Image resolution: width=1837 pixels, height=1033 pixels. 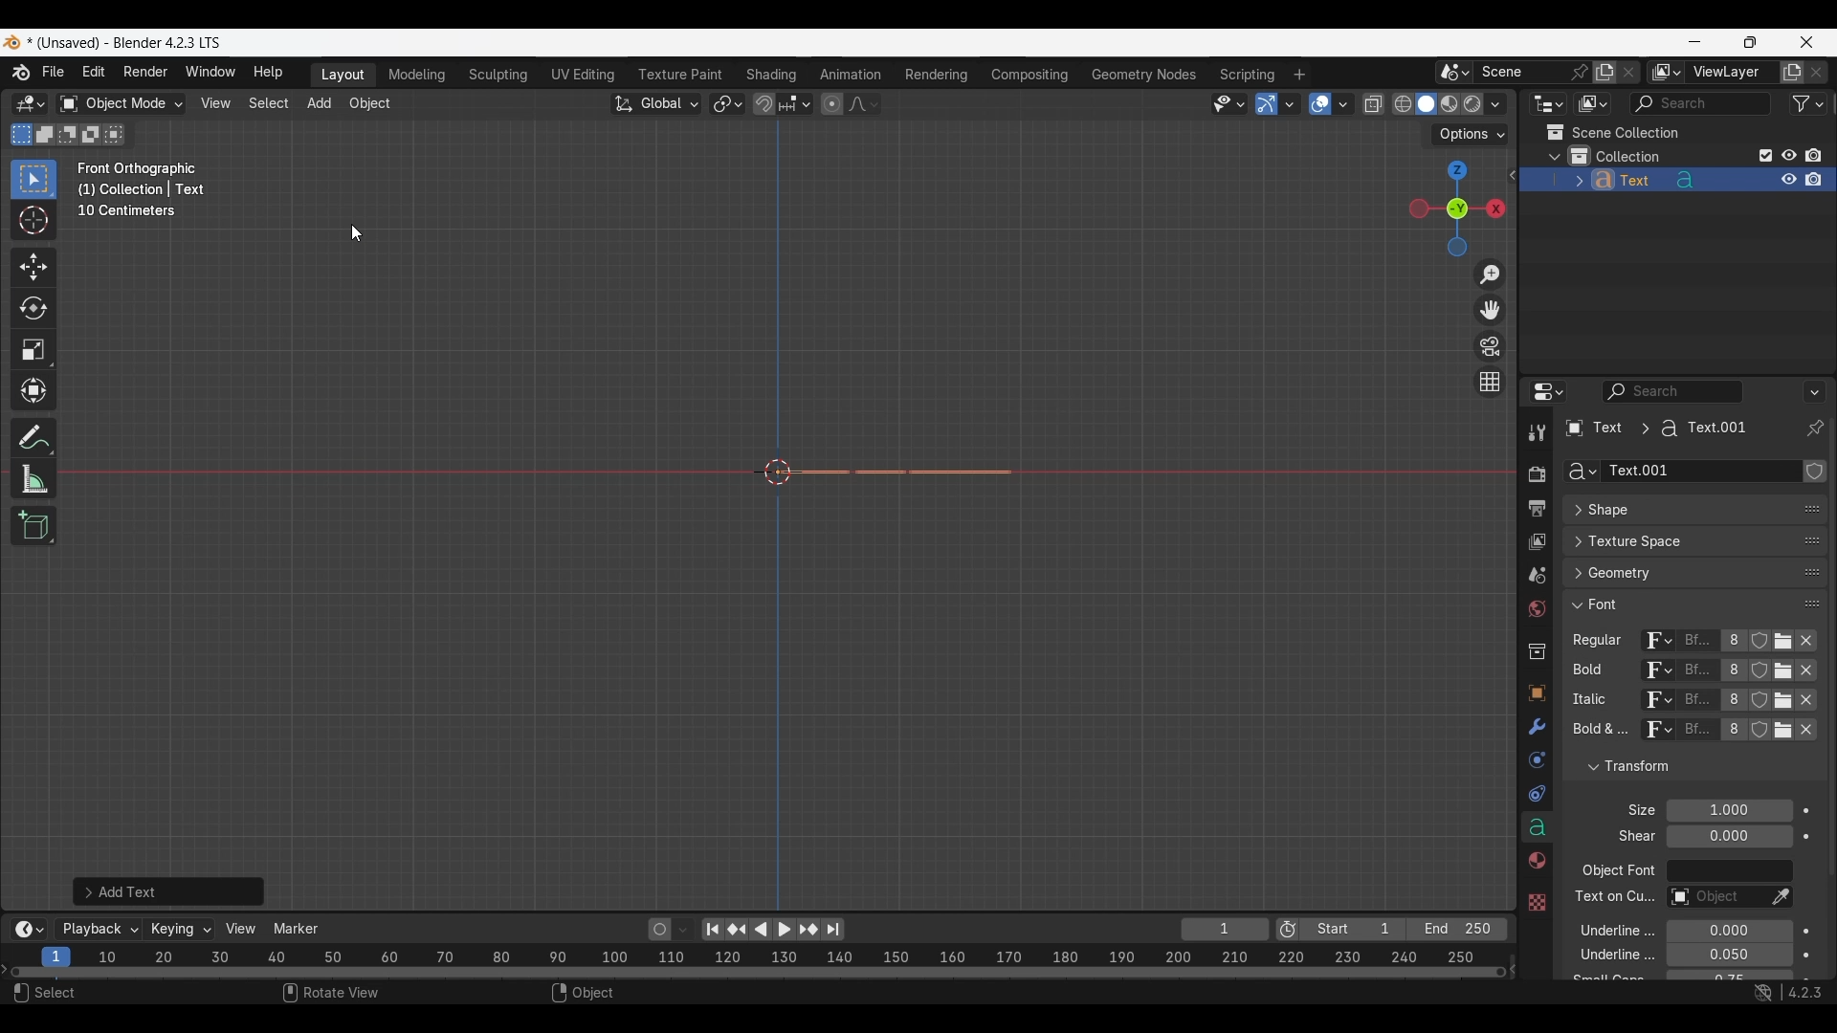 What do you see at coordinates (1658, 686) in the screenshot?
I see `Browse ID data to be linked for respective attribute` at bounding box center [1658, 686].